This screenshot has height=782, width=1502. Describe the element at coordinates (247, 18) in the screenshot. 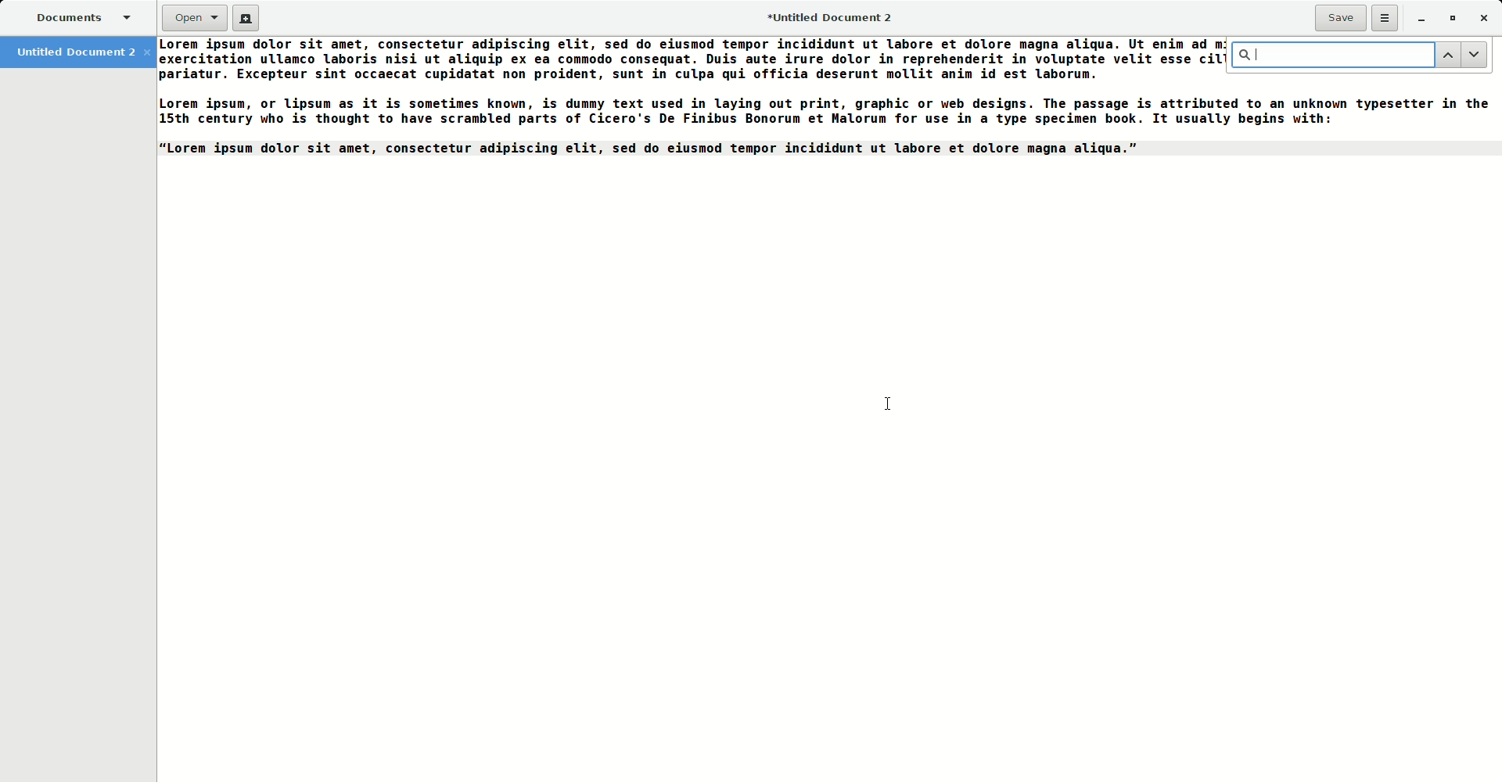

I see `New` at that location.